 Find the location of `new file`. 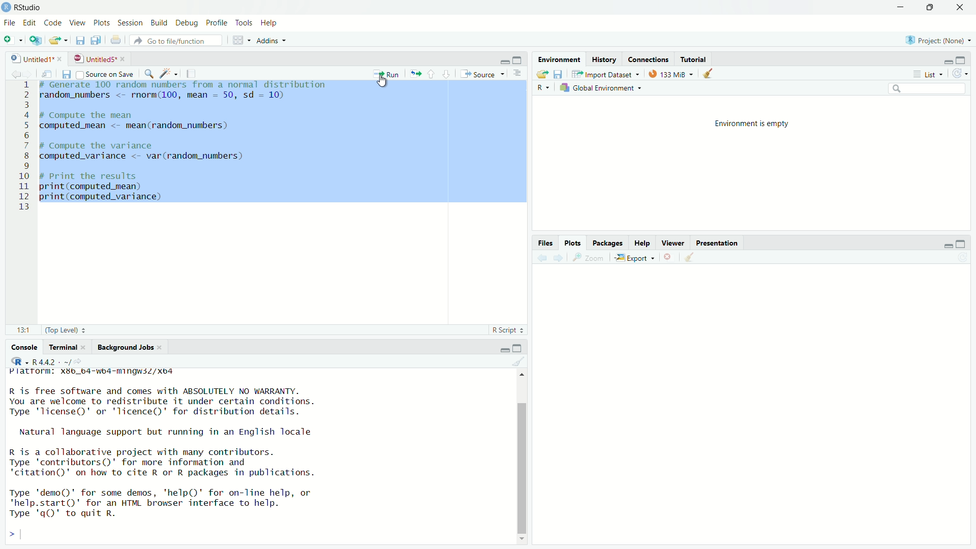

new file is located at coordinates (12, 39).